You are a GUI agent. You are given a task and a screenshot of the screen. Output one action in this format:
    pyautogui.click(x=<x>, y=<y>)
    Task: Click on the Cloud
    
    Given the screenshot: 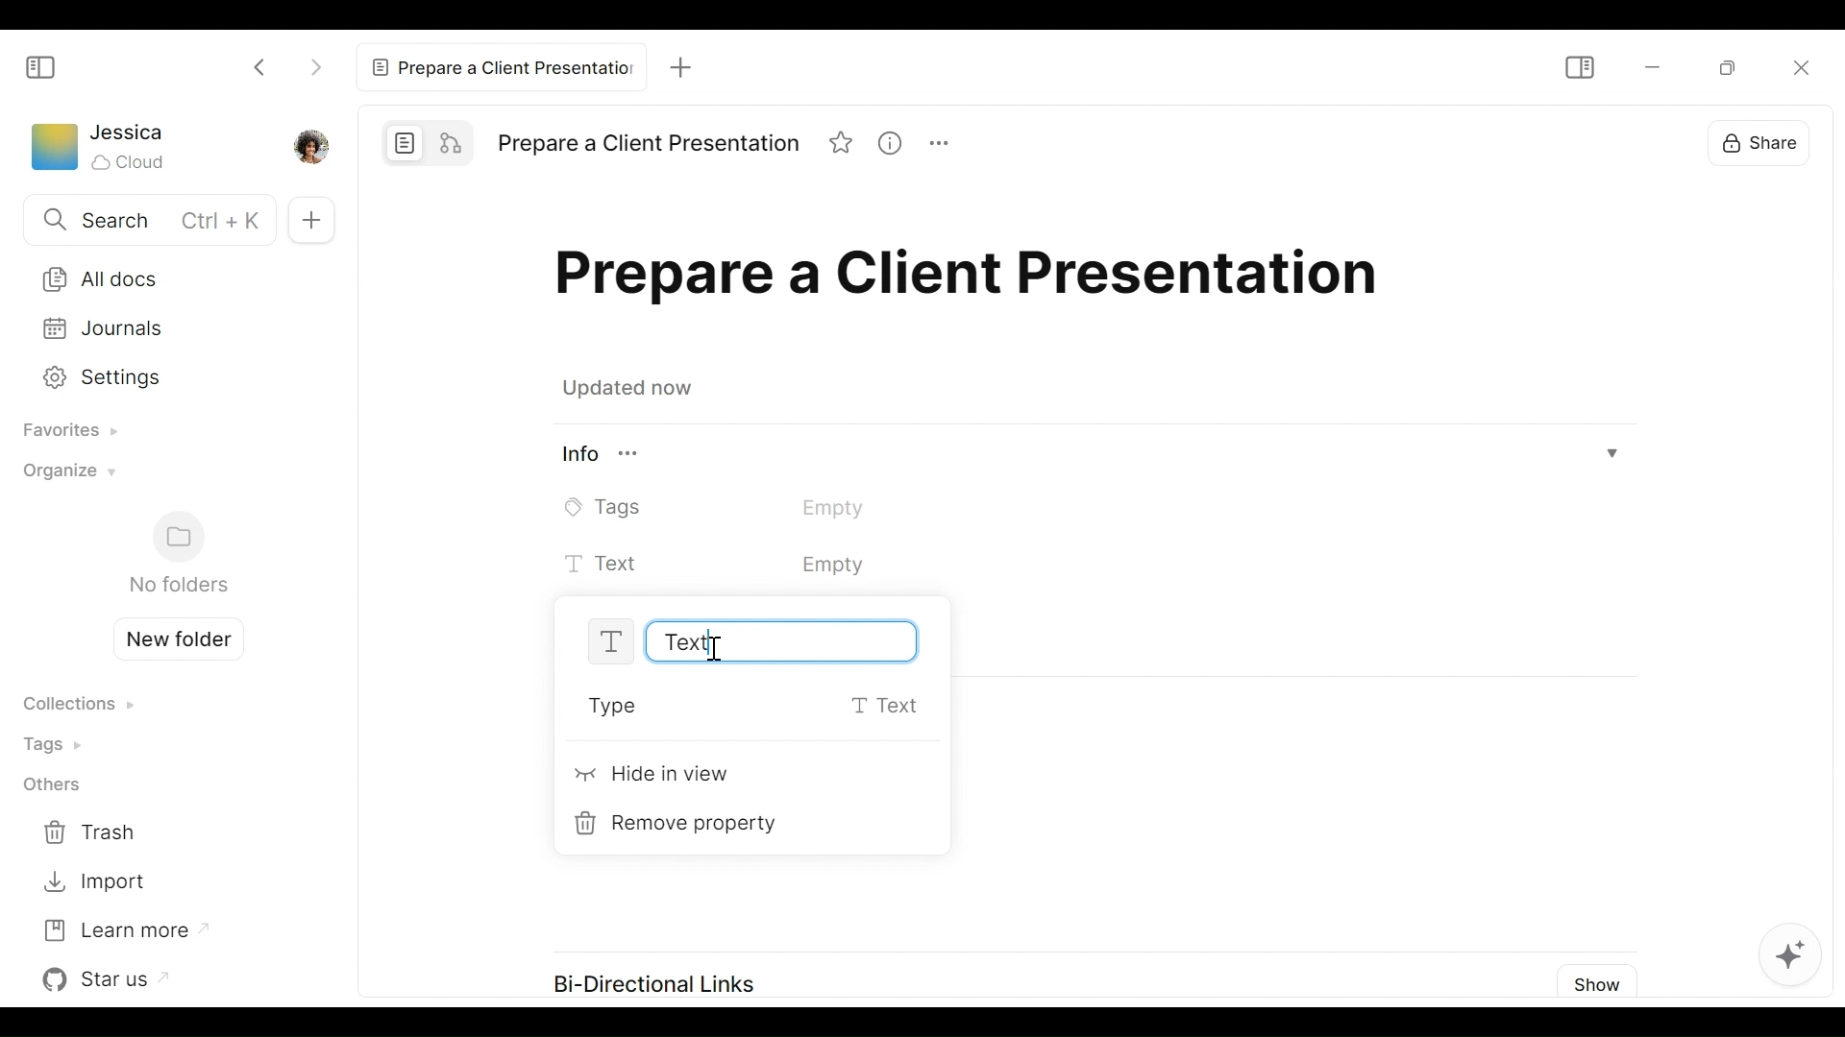 What is the action you would take?
    pyautogui.click(x=131, y=162)
    